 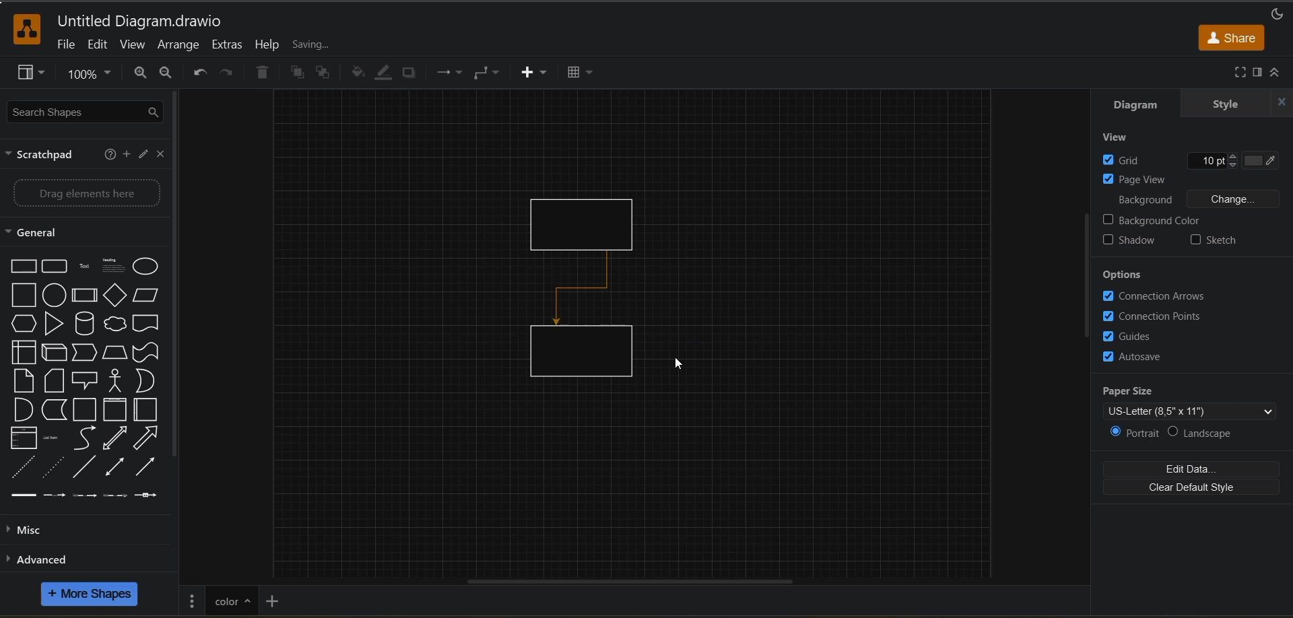 I want to click on waypoints, so click(x=449, y=74).